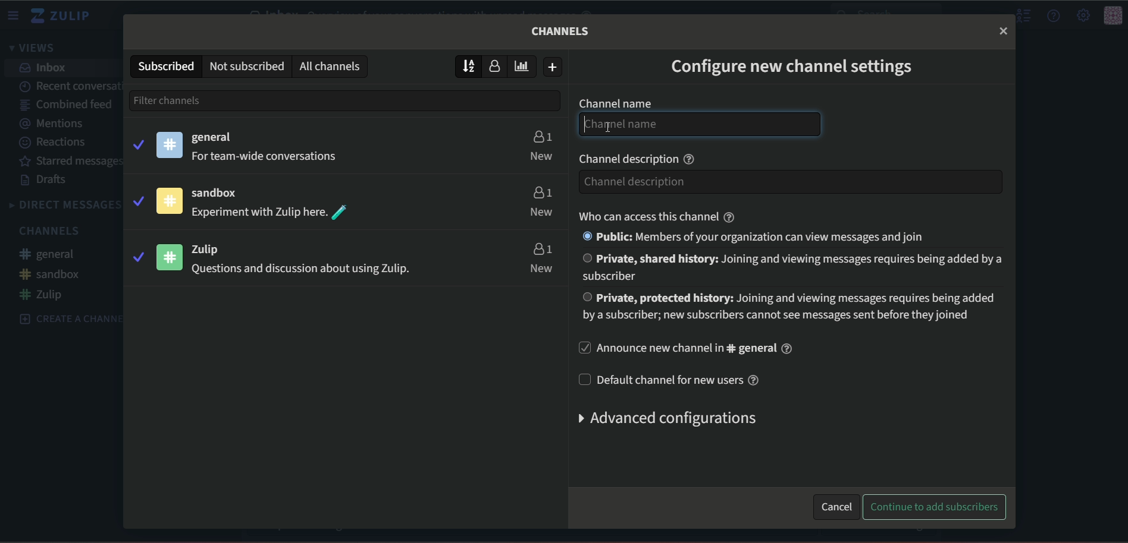 The width and height of the screenshot is (1128, 543). What do you see at coordinates (45, 68) in the screenshot?
I see `inbox` at bounding box center [45, 68].